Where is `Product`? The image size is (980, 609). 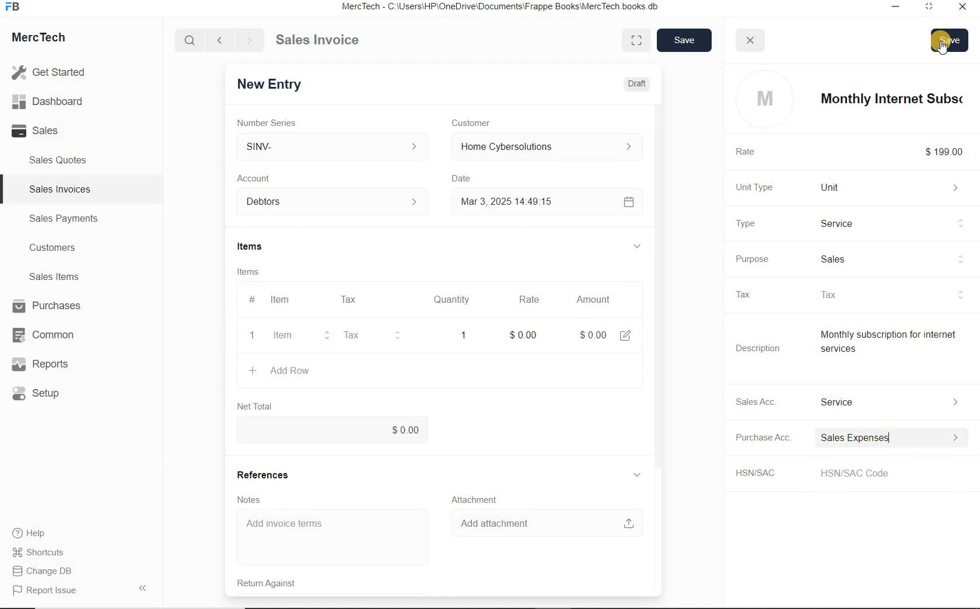
Product is located at coordinates (885, 223).